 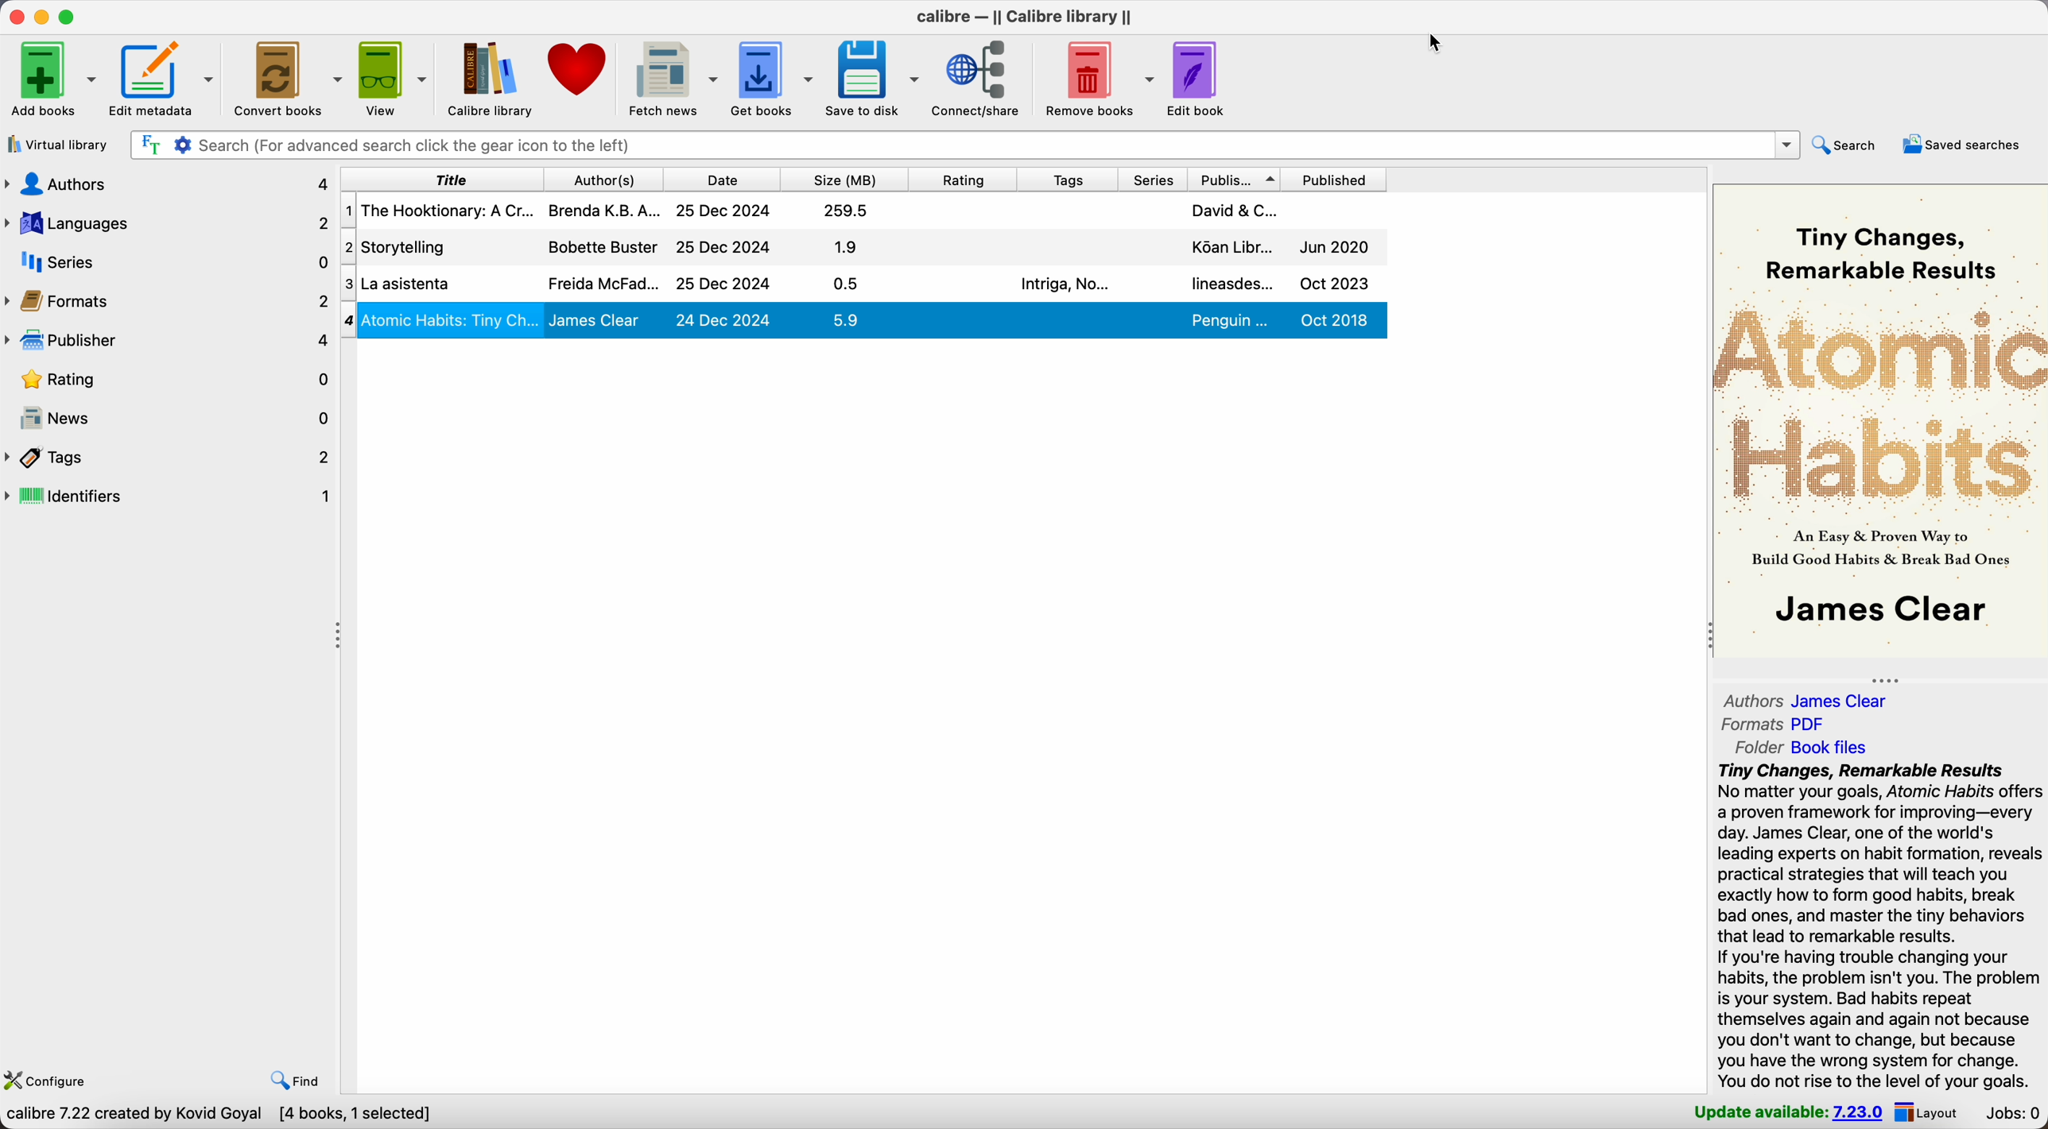 I want to click on maximize, so click(x=71, y=17).